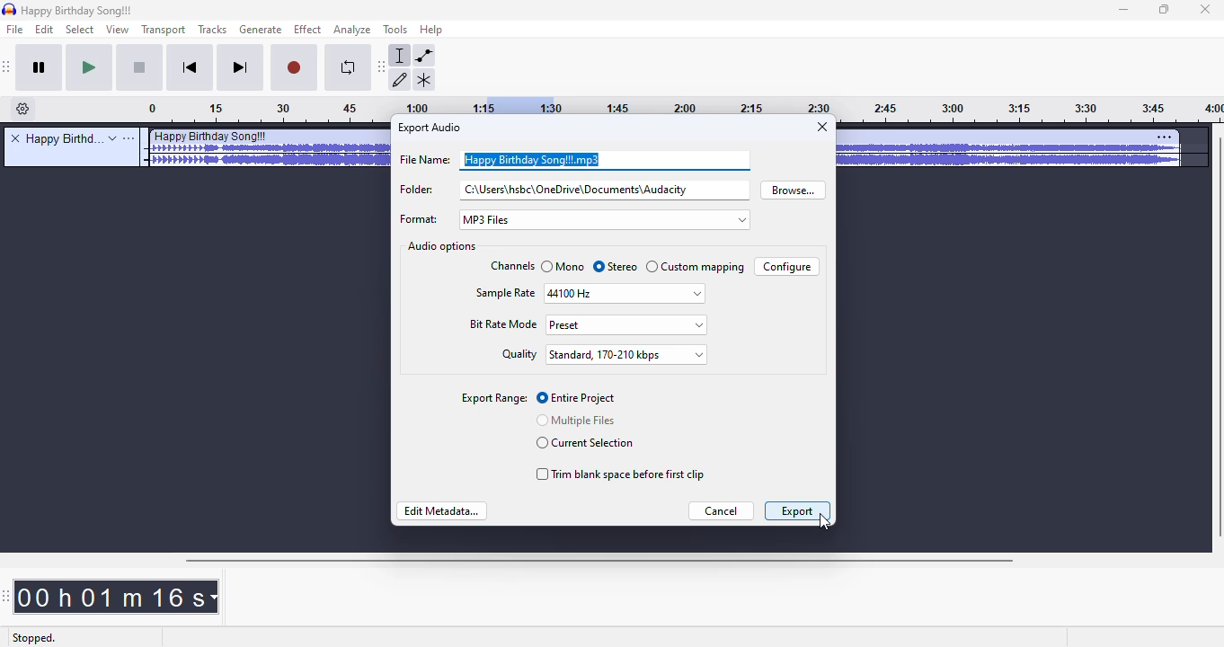 This screenshot has height=647, width=1224. What do you see at coordinates (345, 69) in the screenshot?
I see `enable looping` at bounding box center [345, 69].